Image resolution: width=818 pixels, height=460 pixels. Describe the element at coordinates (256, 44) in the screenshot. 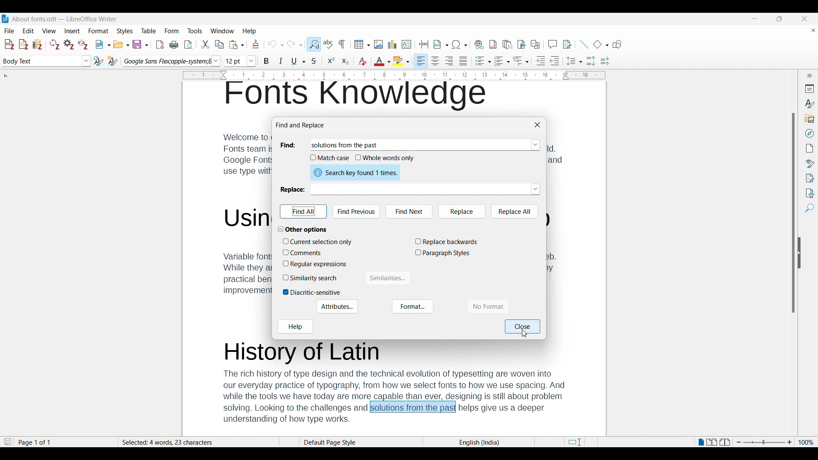

I see `Clone formatting of selected text` at that location.